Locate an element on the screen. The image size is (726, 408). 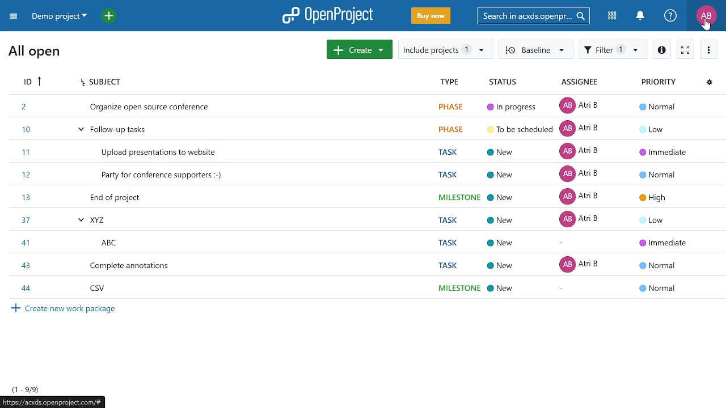
Open project logo is located at coordinates (328, 15).